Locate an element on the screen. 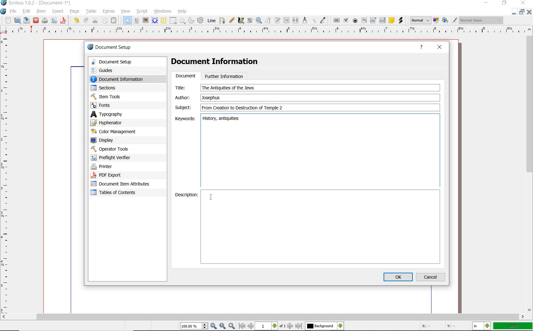 This screenshot has height=331, width=533. paste is located at coordinates (115, 20).